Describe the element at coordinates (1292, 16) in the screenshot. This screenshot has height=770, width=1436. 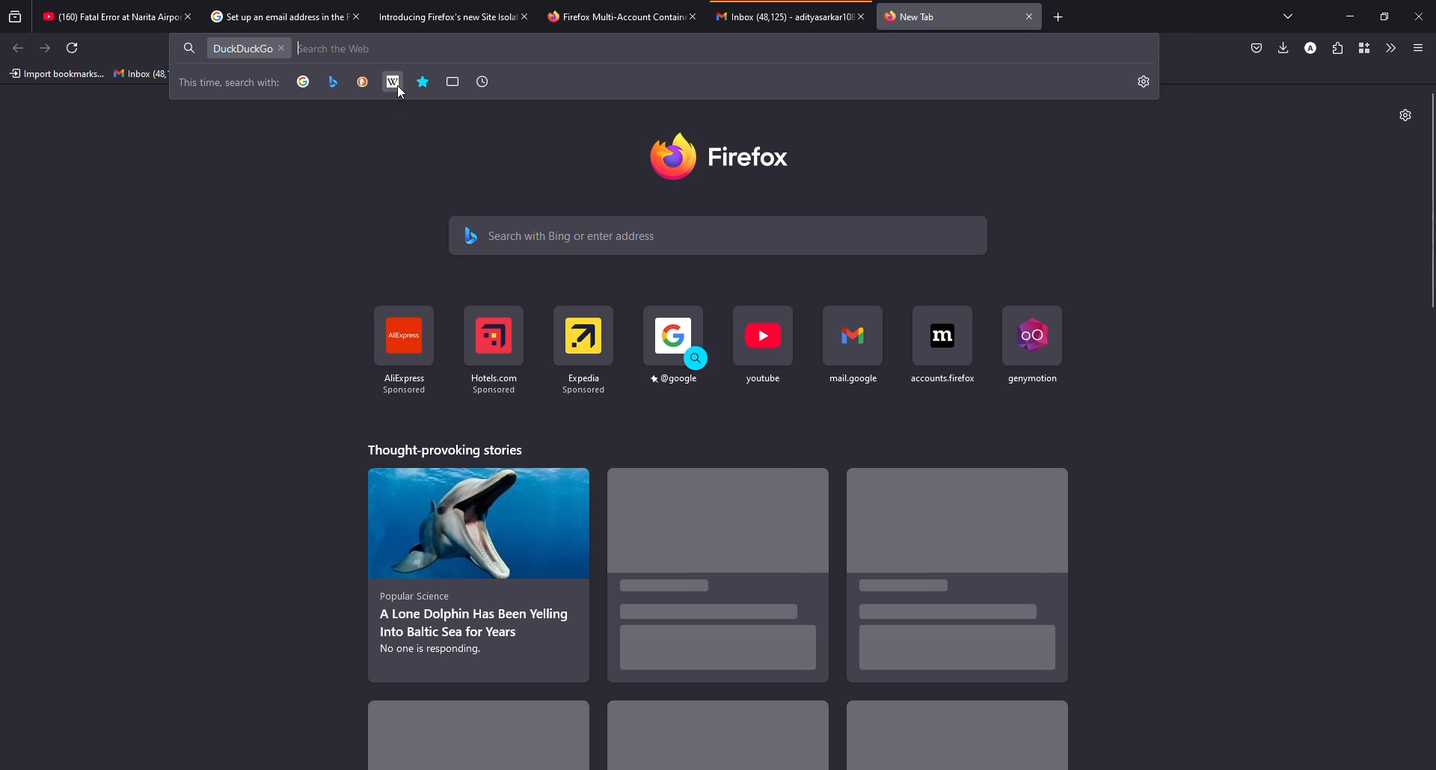
I see `tabs` at that location.